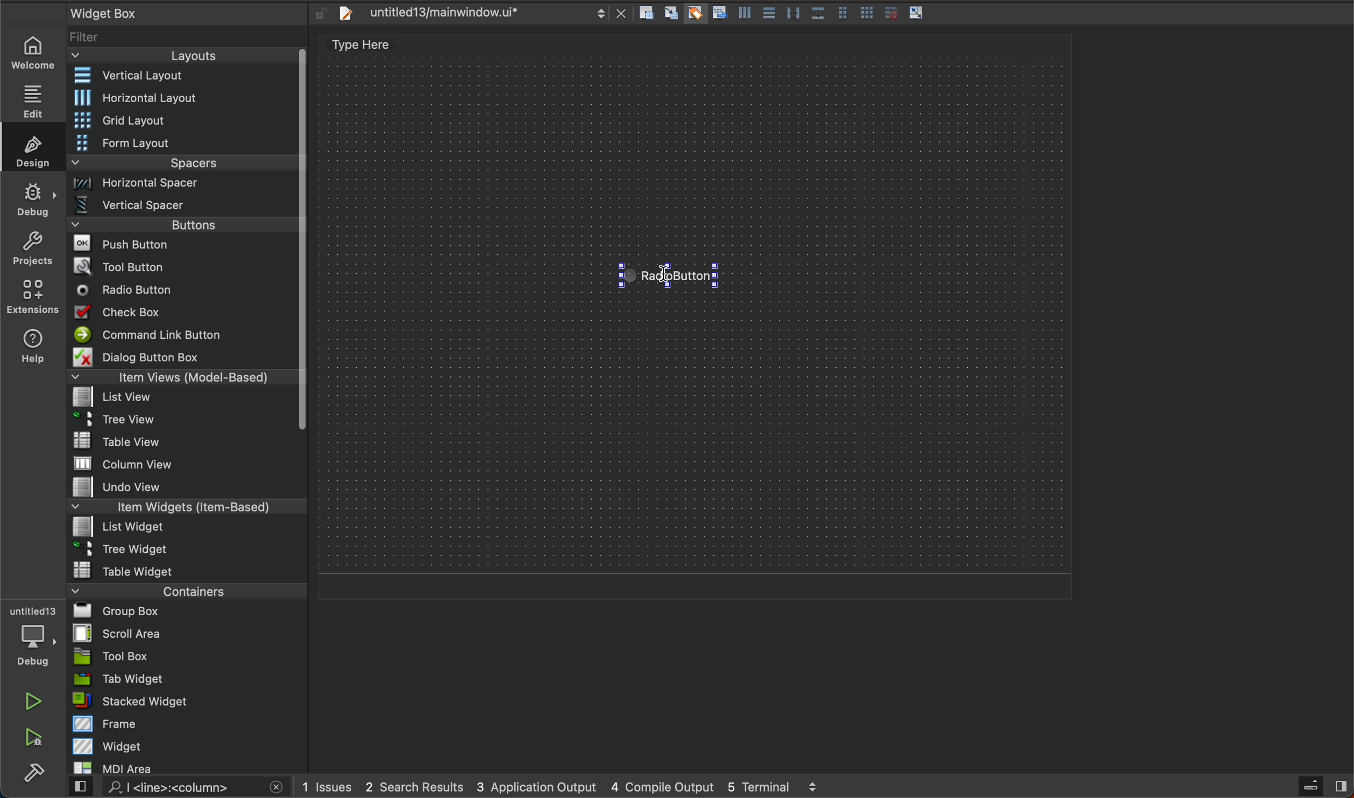  What do you see at coordinates (189, 746) in the screenshot?
I see `widget` at bounding box center [189, 746].